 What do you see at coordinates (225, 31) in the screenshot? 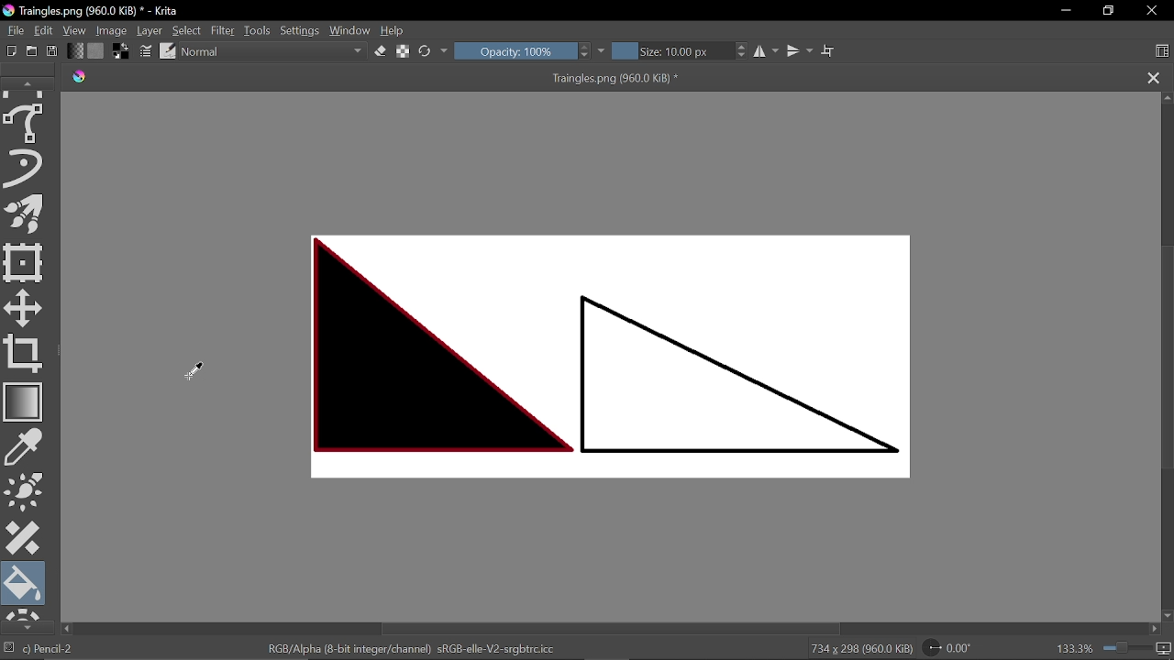
I see `Filter` at bounding box center [225, 31].